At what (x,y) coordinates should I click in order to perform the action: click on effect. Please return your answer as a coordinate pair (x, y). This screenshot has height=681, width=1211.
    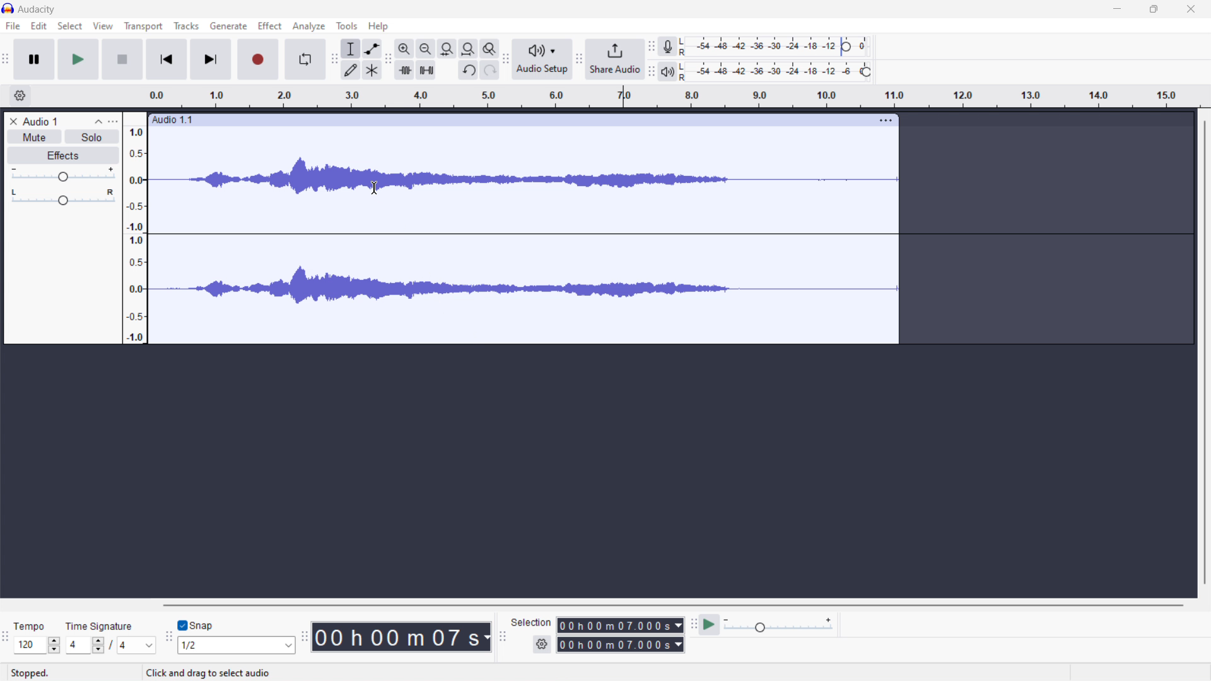
    Looking at the image, I should click on (271, 26).